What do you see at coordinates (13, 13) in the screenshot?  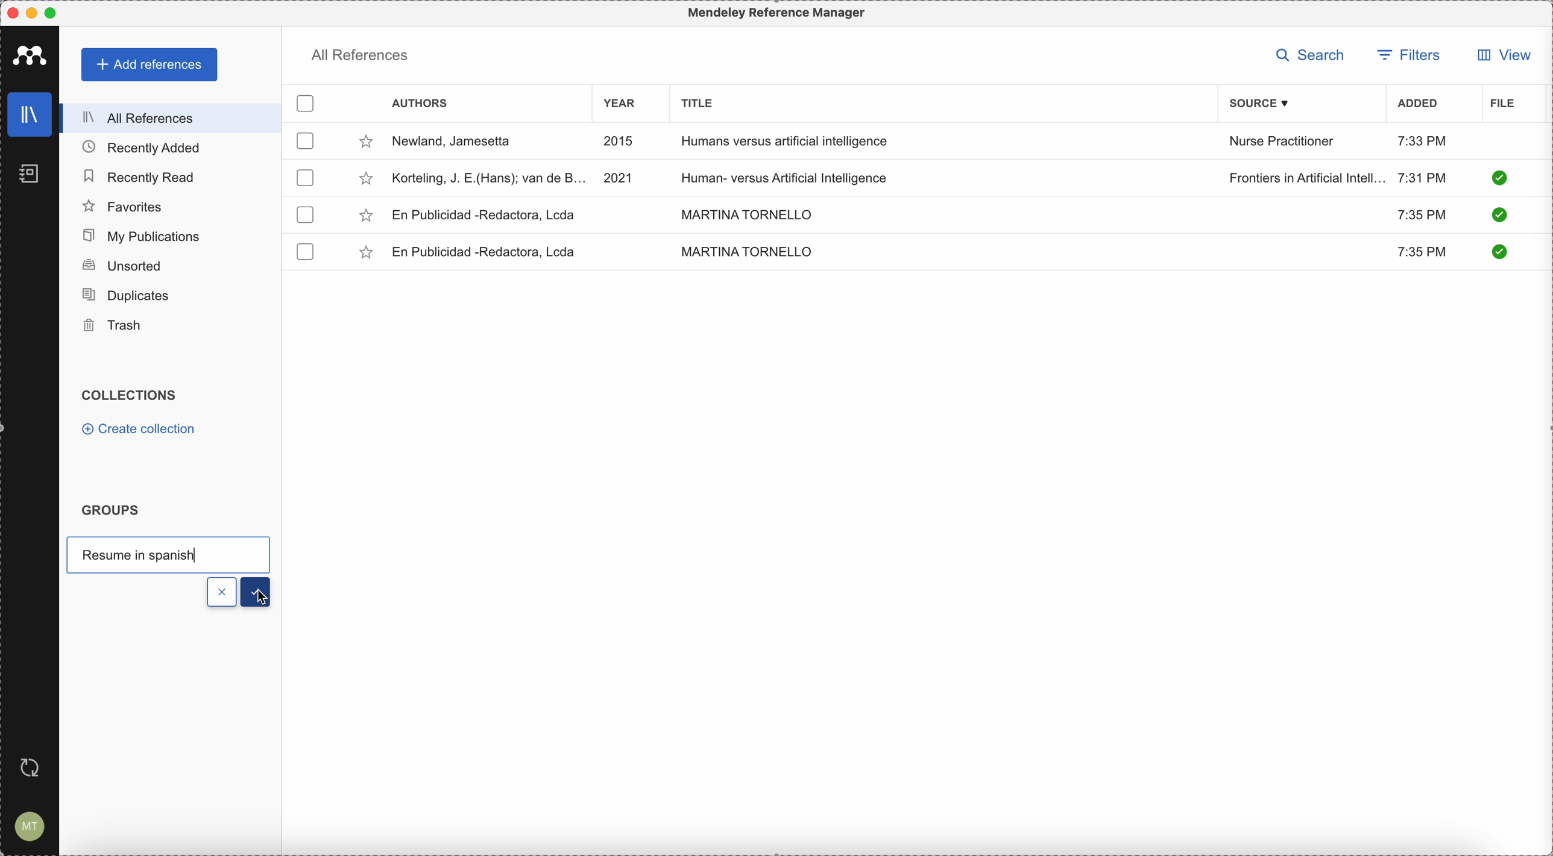 I see `close program` at bounding box center [13, 13].